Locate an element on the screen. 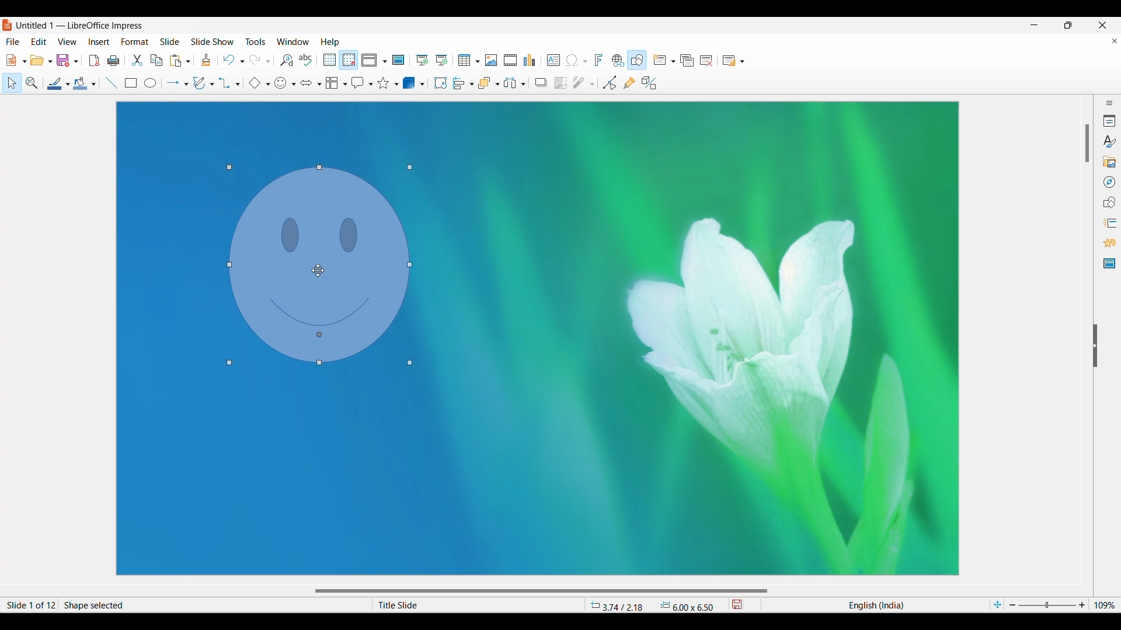 Image resolution: width=1121 pixels, height=630 pixels. 3.74 / 2.18 is located at coordinates (619, 605).